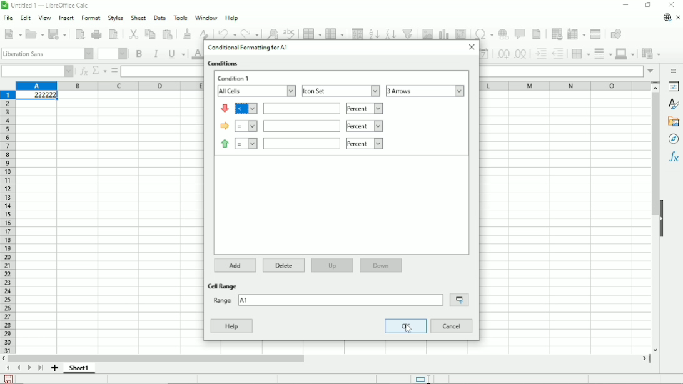  I want to click on Clear direct formatting, so click(203, 33).